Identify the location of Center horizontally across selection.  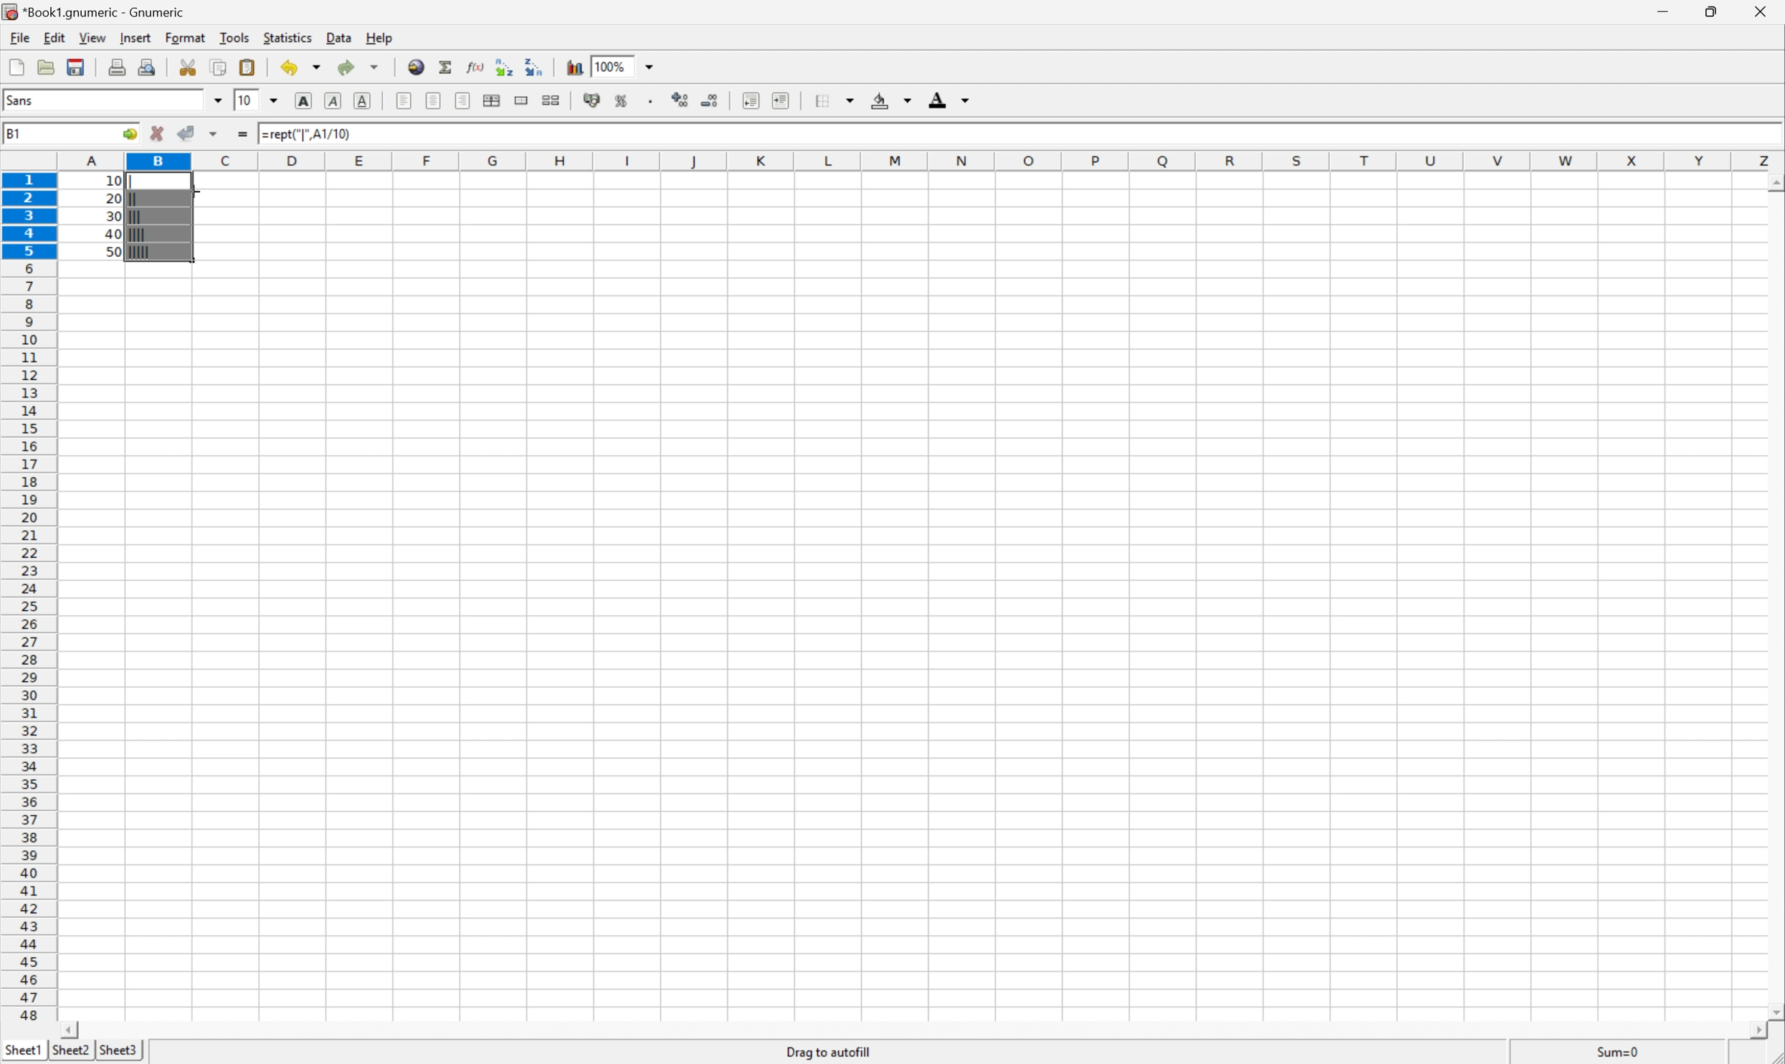
(492, 102).